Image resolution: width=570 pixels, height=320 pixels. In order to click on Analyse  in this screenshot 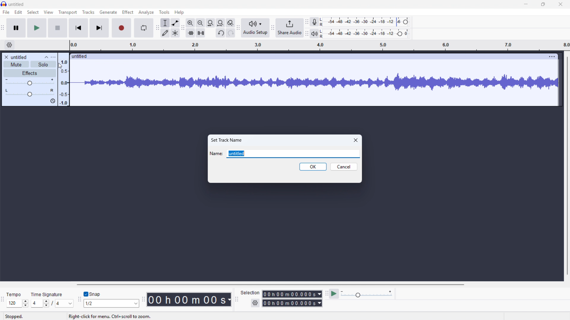, I will do `click(146, 12)`.